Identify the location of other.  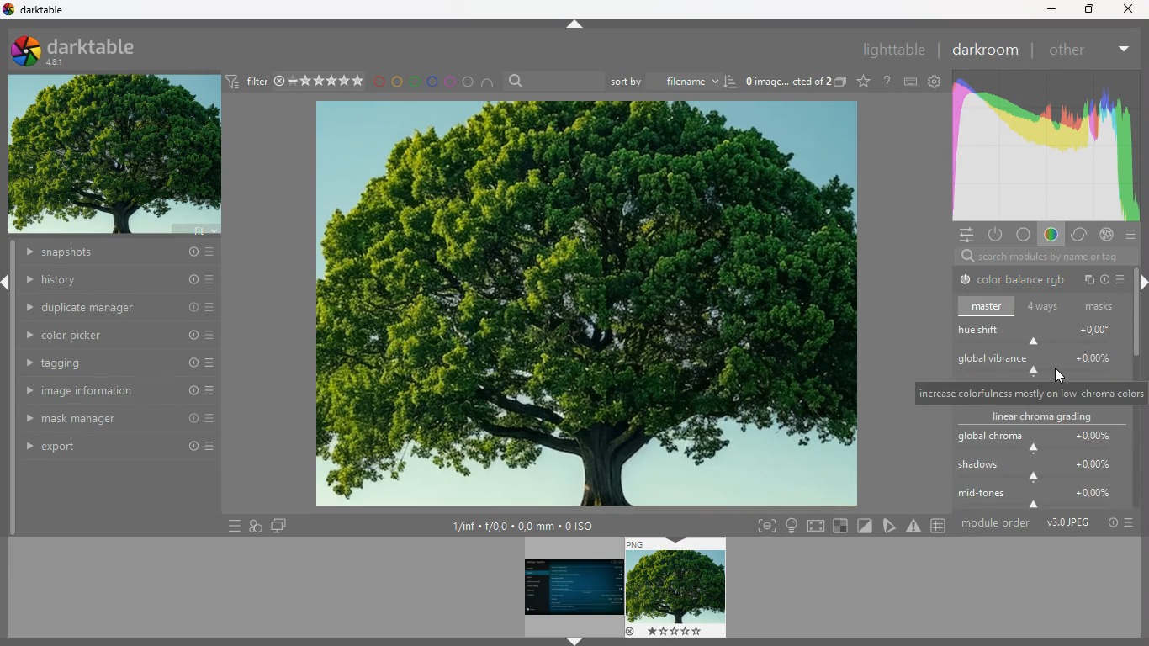
(1066, 50).